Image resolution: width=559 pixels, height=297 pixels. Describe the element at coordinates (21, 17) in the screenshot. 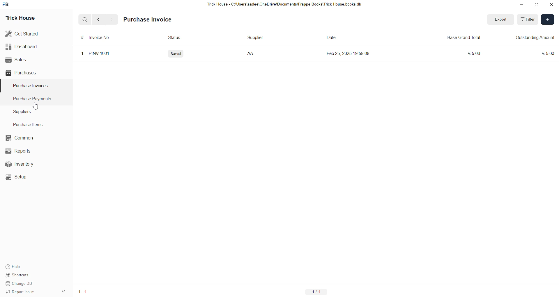

I see `Trick House` at that location.